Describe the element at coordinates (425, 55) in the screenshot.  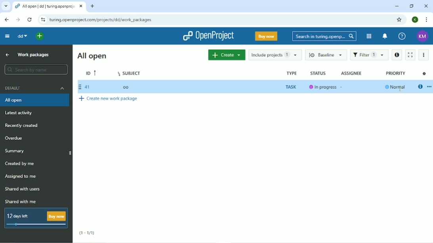
I see `More actions` at that location.